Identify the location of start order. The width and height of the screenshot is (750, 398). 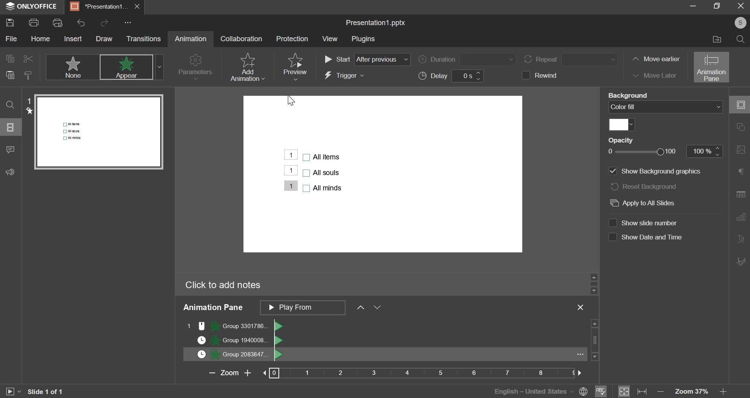
(367, 60).